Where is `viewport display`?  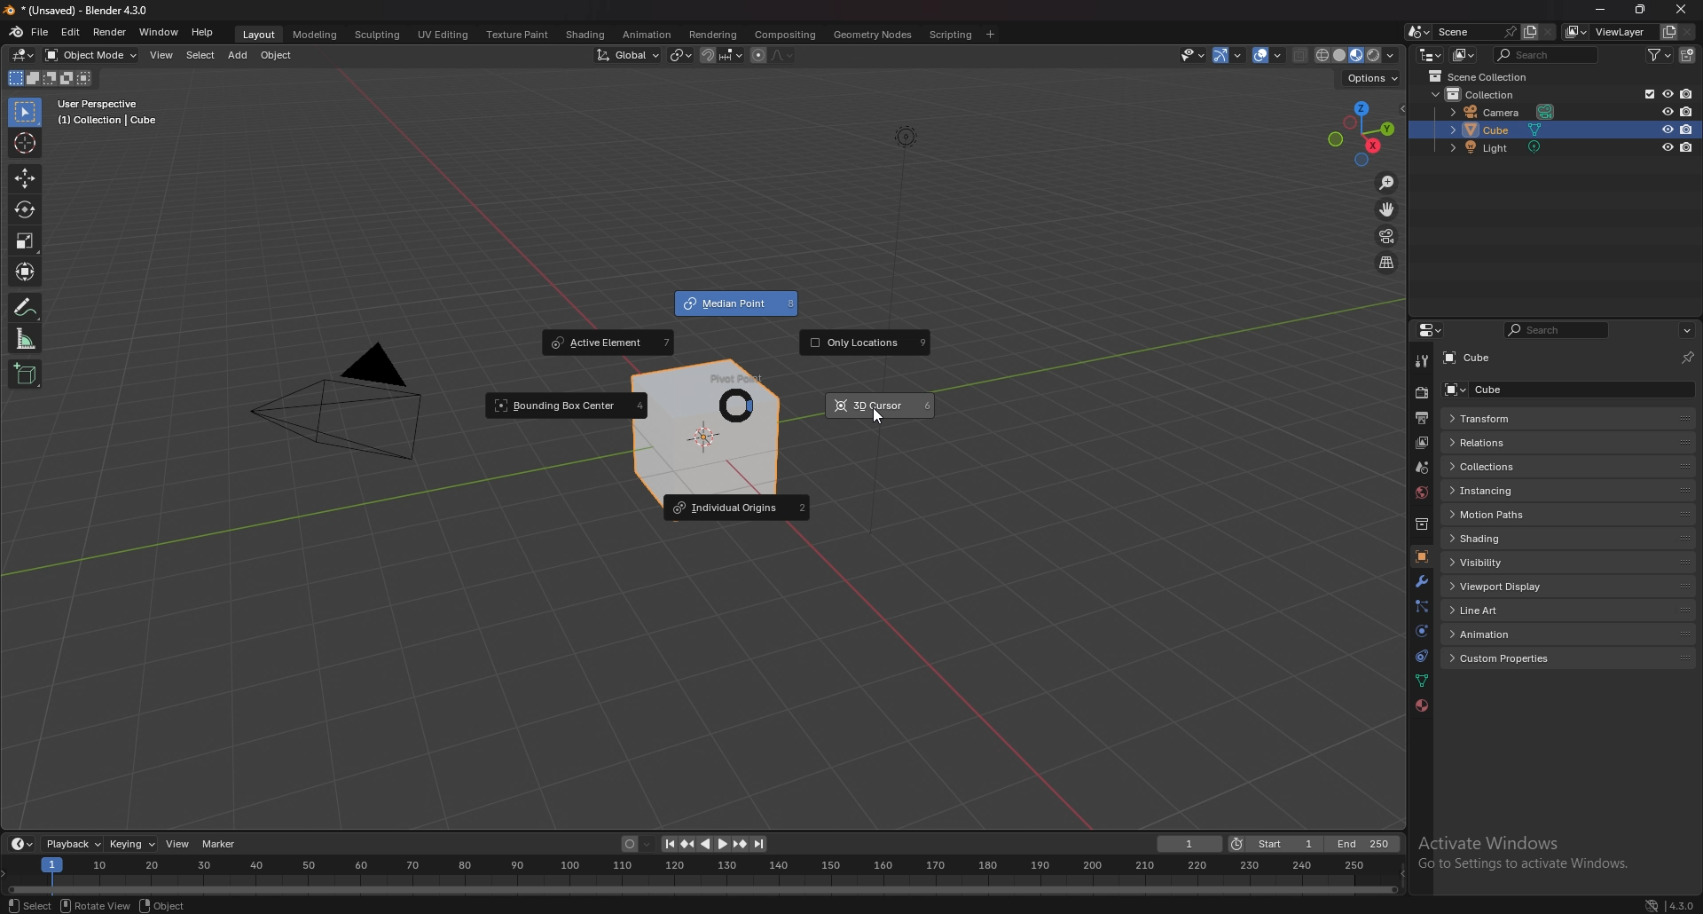 viewport display is located at coordinates (1503, 585).